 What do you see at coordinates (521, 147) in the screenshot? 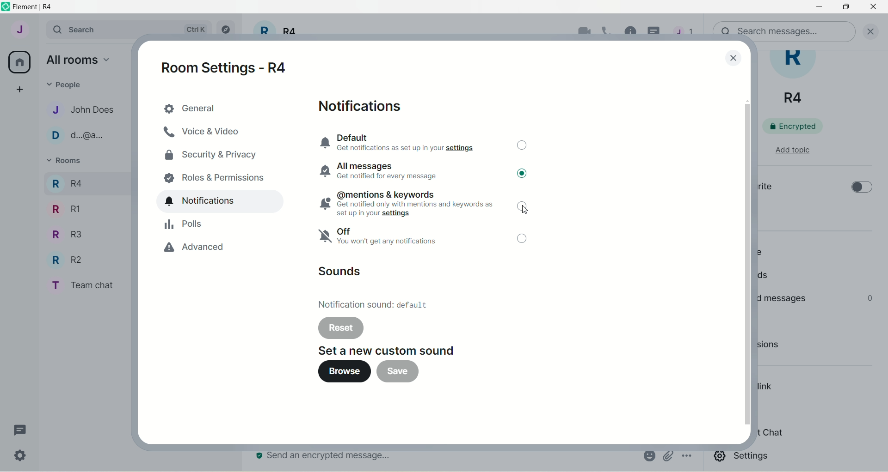
I see `toggle button` at bounding box center [521, 147].